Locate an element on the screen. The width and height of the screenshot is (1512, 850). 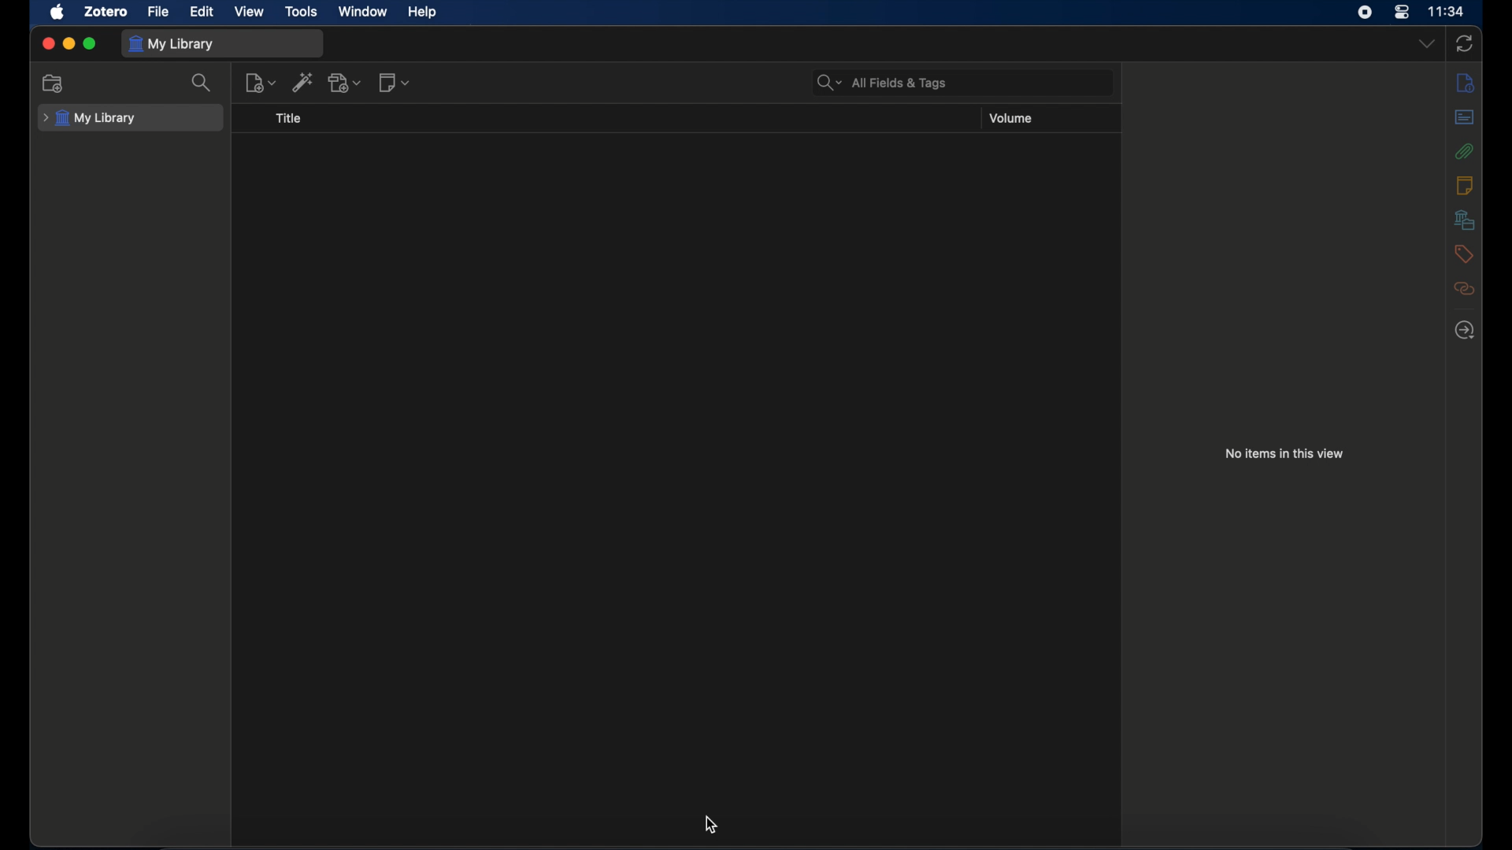
zotero is located at coordinates (106, 12).